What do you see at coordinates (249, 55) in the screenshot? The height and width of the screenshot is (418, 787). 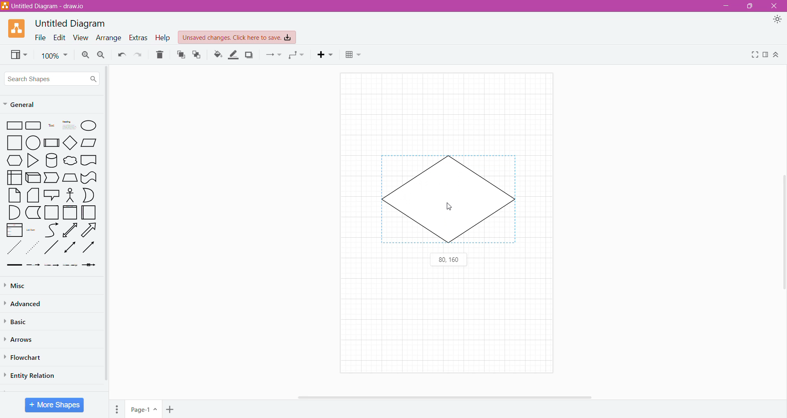 I see `Shadow` at bounding box center [249, 55].